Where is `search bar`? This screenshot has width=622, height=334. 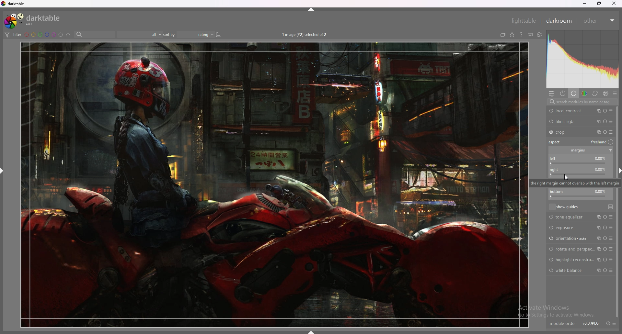 search bar is located at coordinates (94, 34).